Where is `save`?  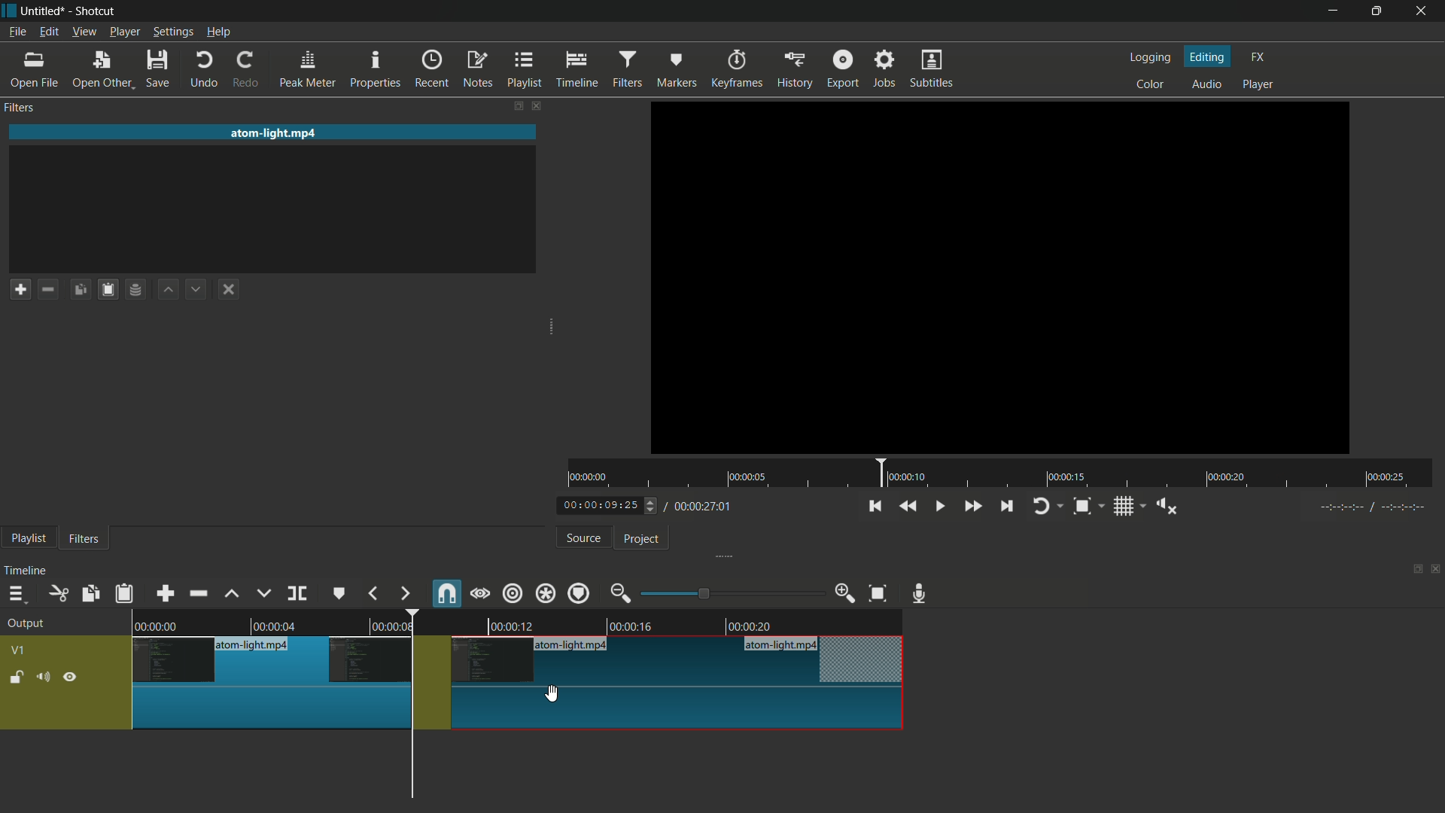 save is located at coordinates (159, 69).